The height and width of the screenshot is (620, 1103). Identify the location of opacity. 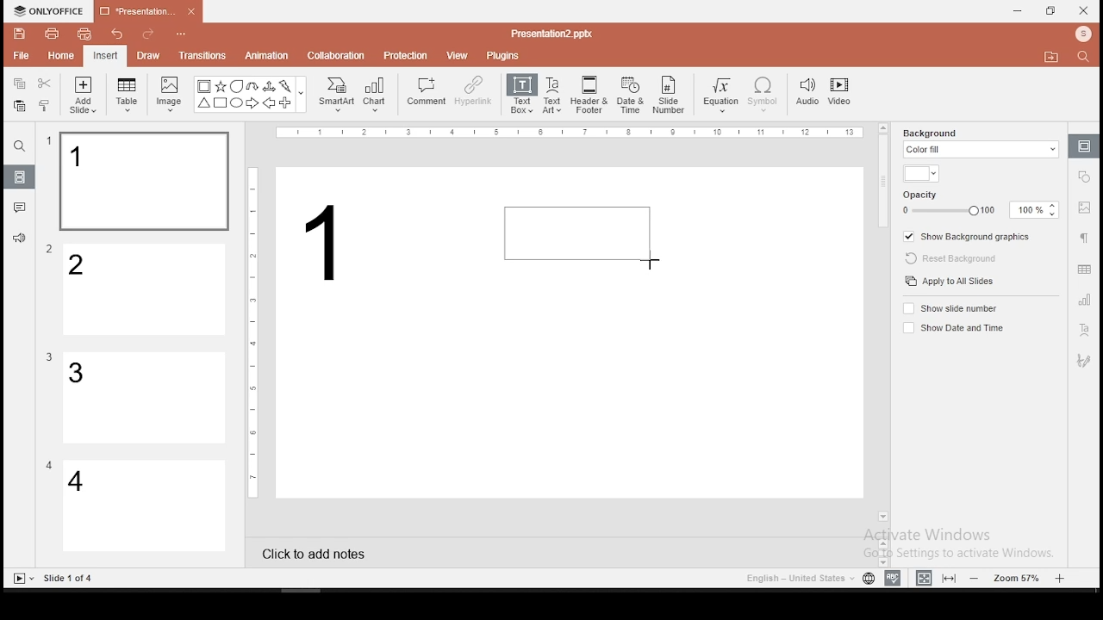
(981, 204).